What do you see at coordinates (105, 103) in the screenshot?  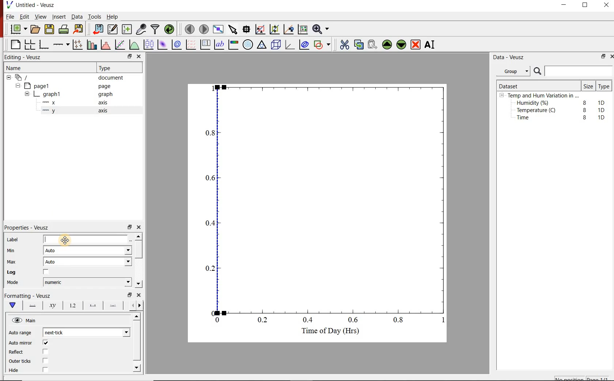 I see `axis` at bounding box center [105, 103].